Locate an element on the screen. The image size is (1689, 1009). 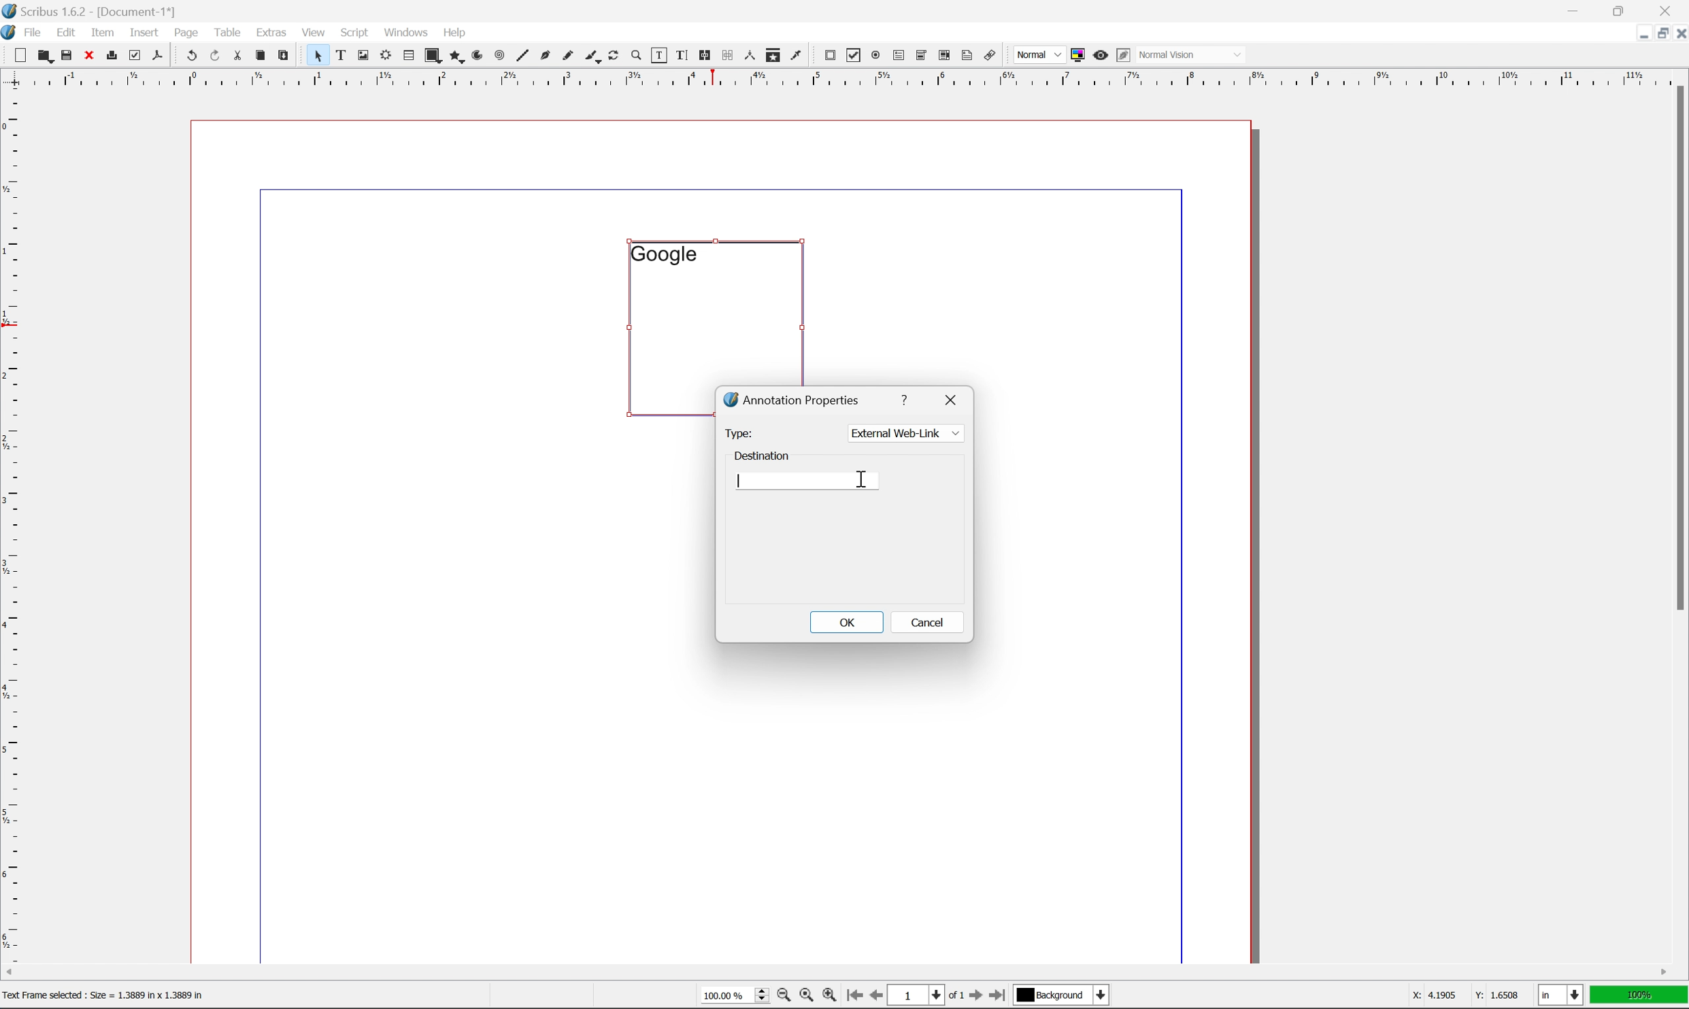
zoom to 100% is located at coordinates (805, 997).